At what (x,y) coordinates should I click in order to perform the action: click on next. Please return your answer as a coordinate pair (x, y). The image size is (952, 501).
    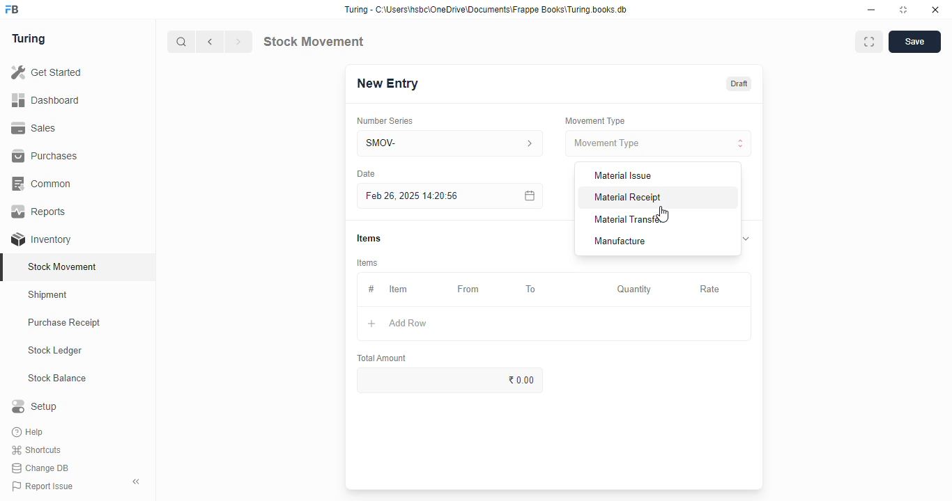
    Looking at the image, I should click on (238, 42).